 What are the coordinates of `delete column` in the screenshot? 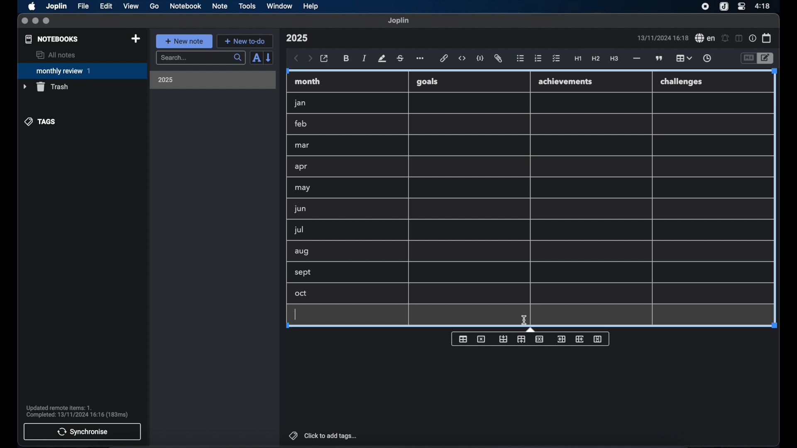 It's located at (599, 339).